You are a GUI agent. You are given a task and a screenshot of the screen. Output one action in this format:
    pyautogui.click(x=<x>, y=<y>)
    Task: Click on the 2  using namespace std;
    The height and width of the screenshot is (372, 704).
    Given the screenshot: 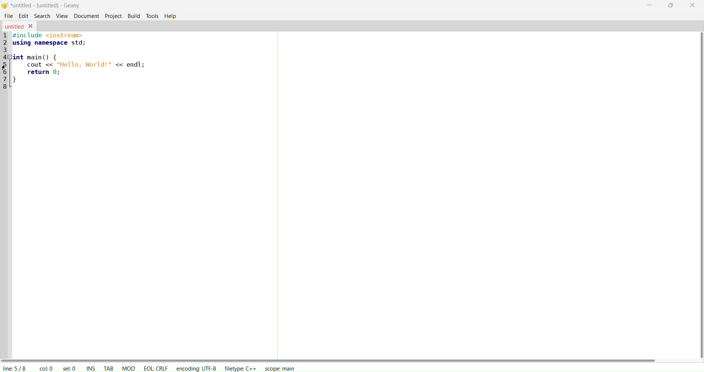 What is the action you would take?
    pyautogui.click(x=47, y=43)
    